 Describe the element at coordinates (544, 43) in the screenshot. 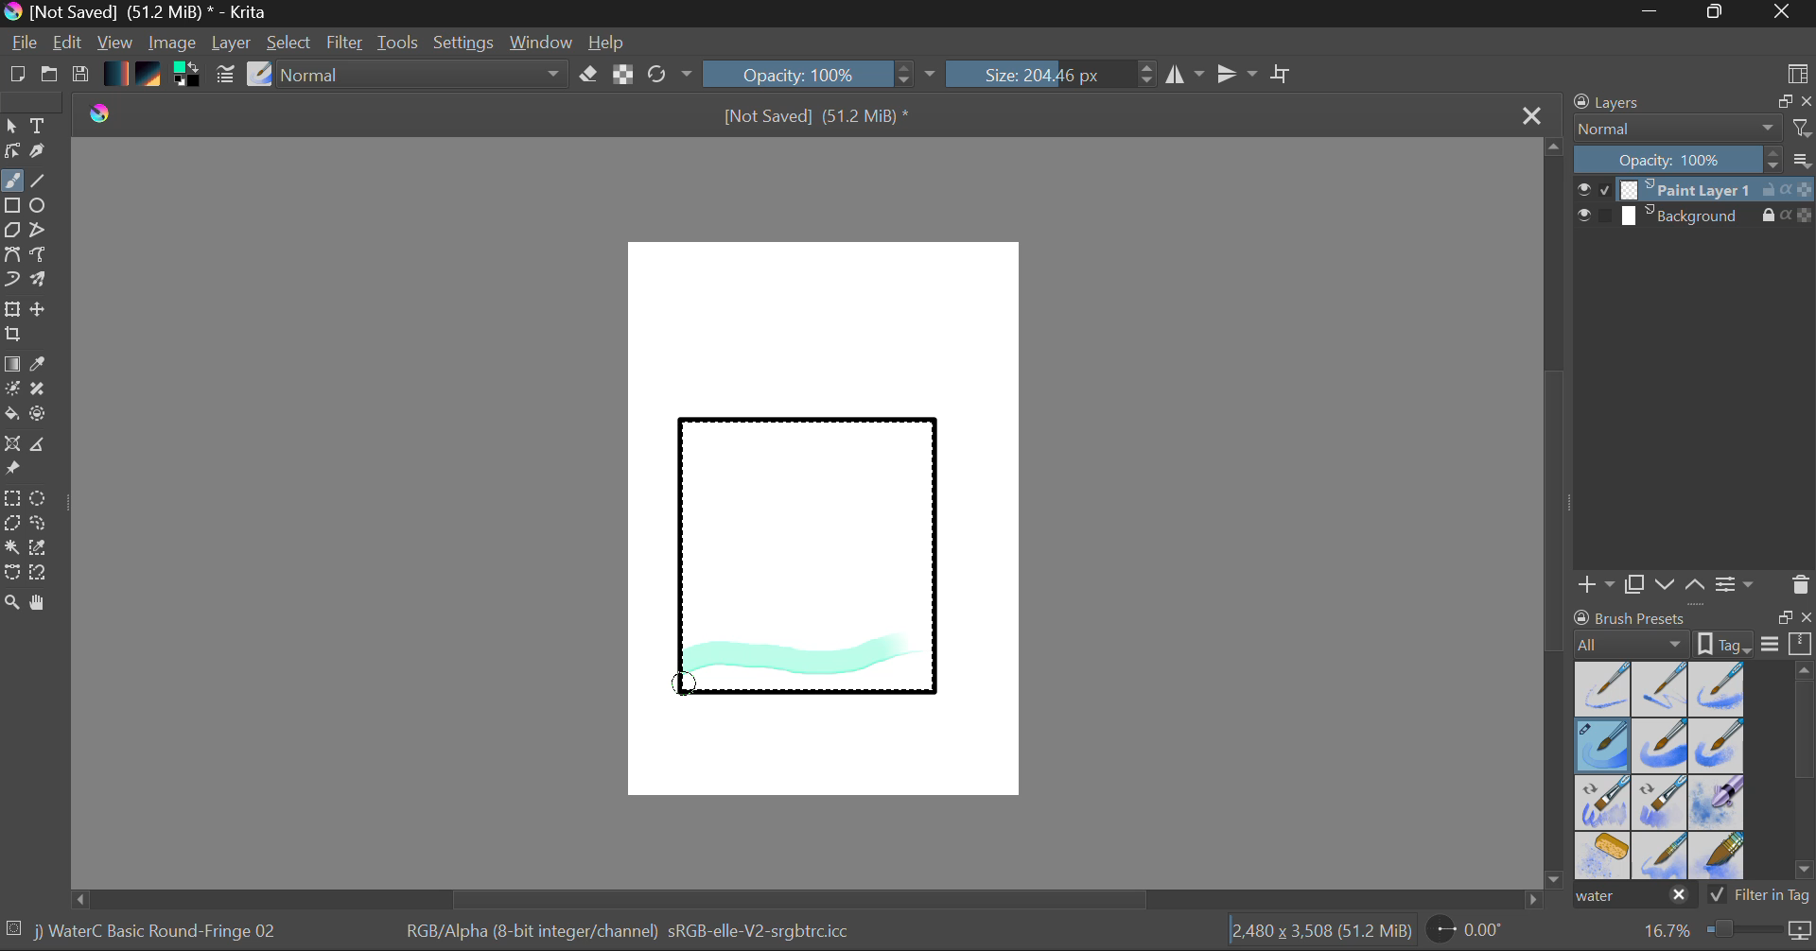

I see `Window` at that location.